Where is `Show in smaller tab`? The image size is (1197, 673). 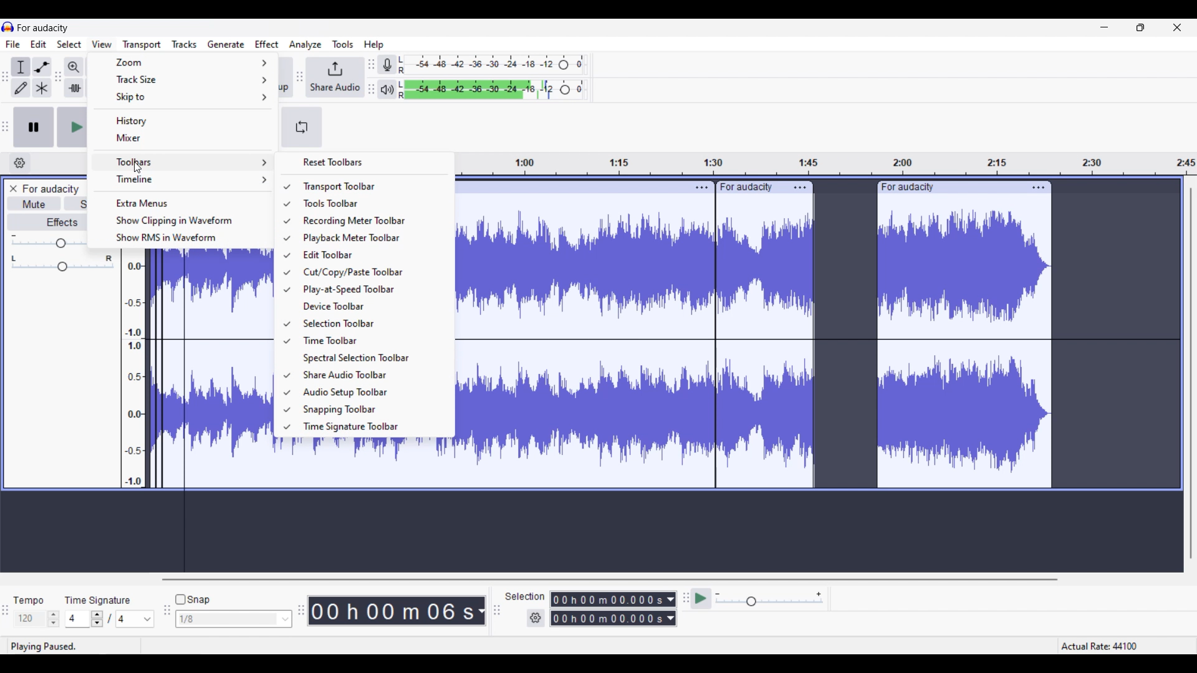
Show in smaller tab is located at coordinates (1140, 27).